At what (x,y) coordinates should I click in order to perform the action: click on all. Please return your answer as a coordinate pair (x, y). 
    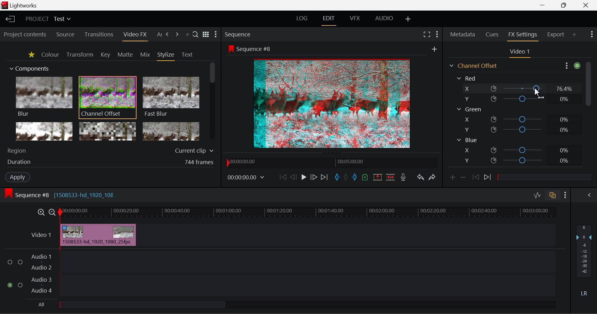
    Looking at the image, I should click on (129, 305).